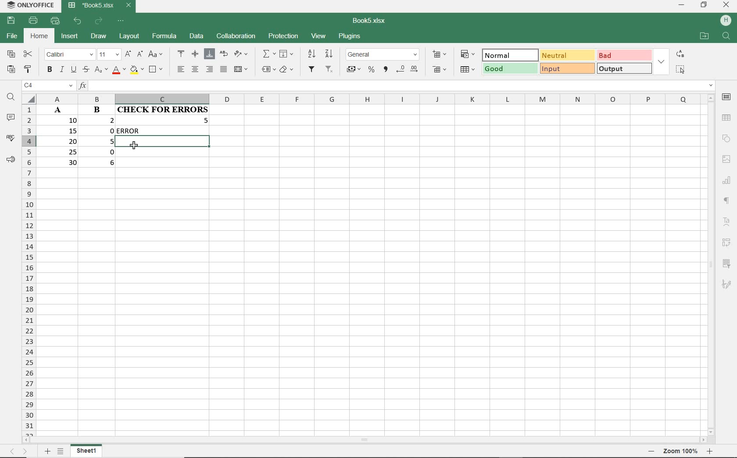 The height and width of the screenshot is (458, 737). I want to click on , so click(711, 451).